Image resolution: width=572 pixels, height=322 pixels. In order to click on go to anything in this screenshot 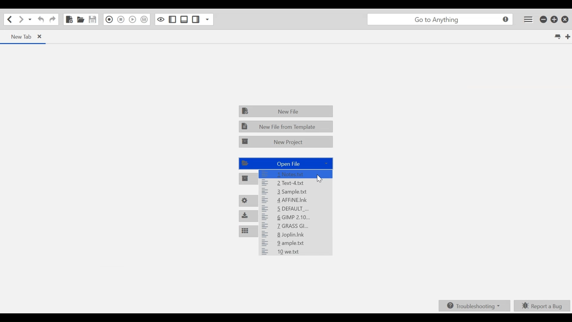, I will do `click(440, 19)`.